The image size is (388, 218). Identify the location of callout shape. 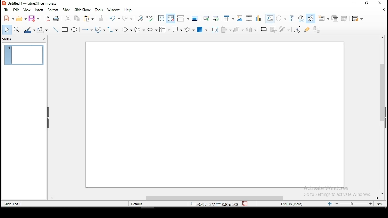
(178, 29).